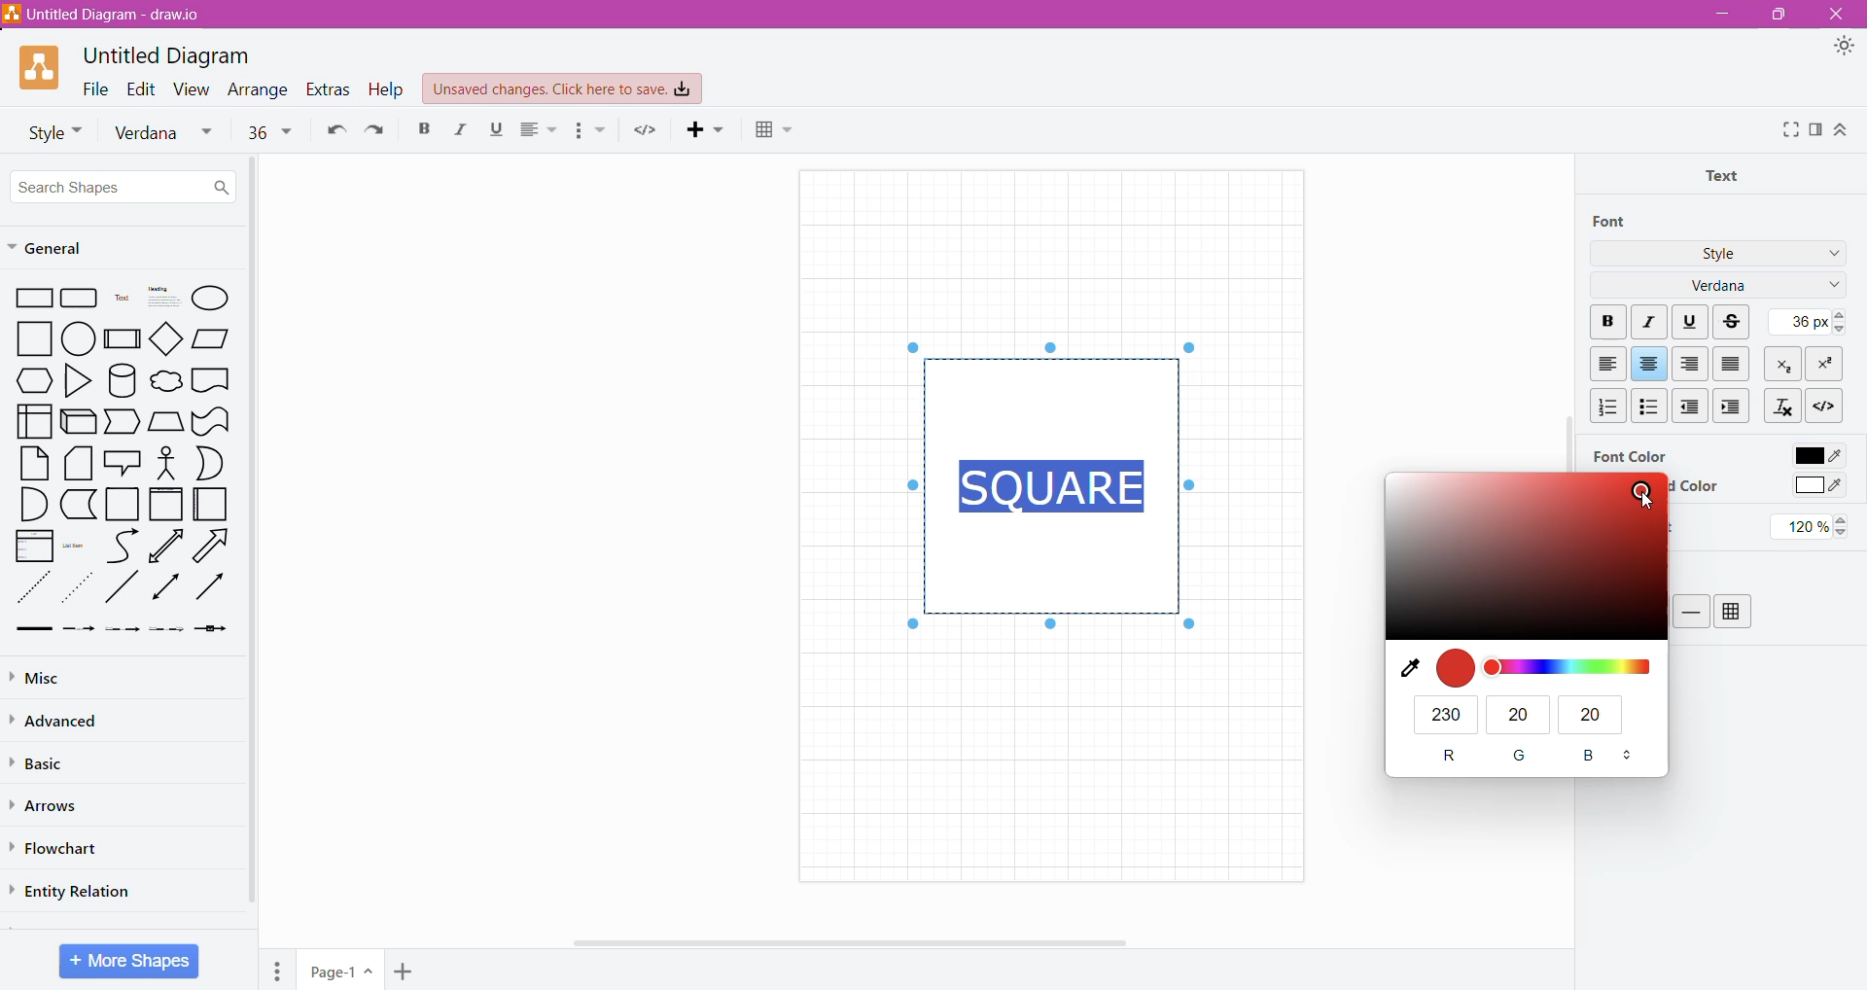 This screenshot has width=1867, height=990. I want to click on Underline, so click(1690, 320).